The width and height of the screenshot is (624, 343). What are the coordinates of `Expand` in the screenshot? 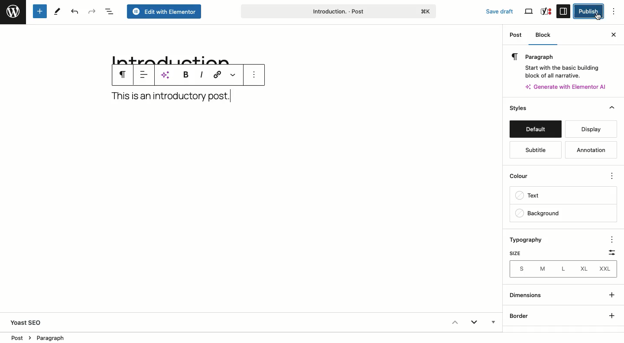 It's located at (474, 324).